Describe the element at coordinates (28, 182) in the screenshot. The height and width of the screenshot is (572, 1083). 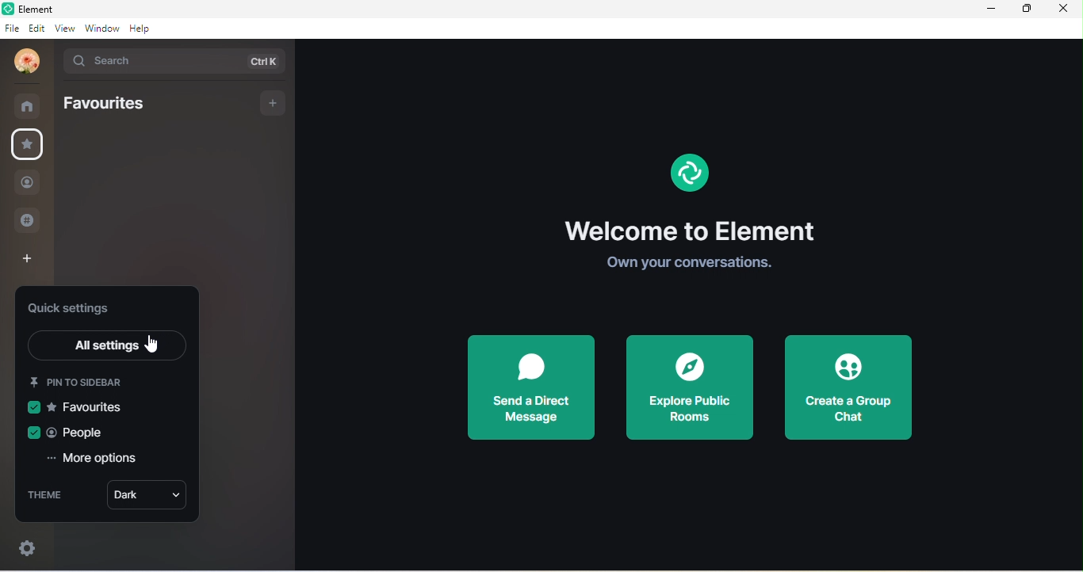
I see `people` at that location.